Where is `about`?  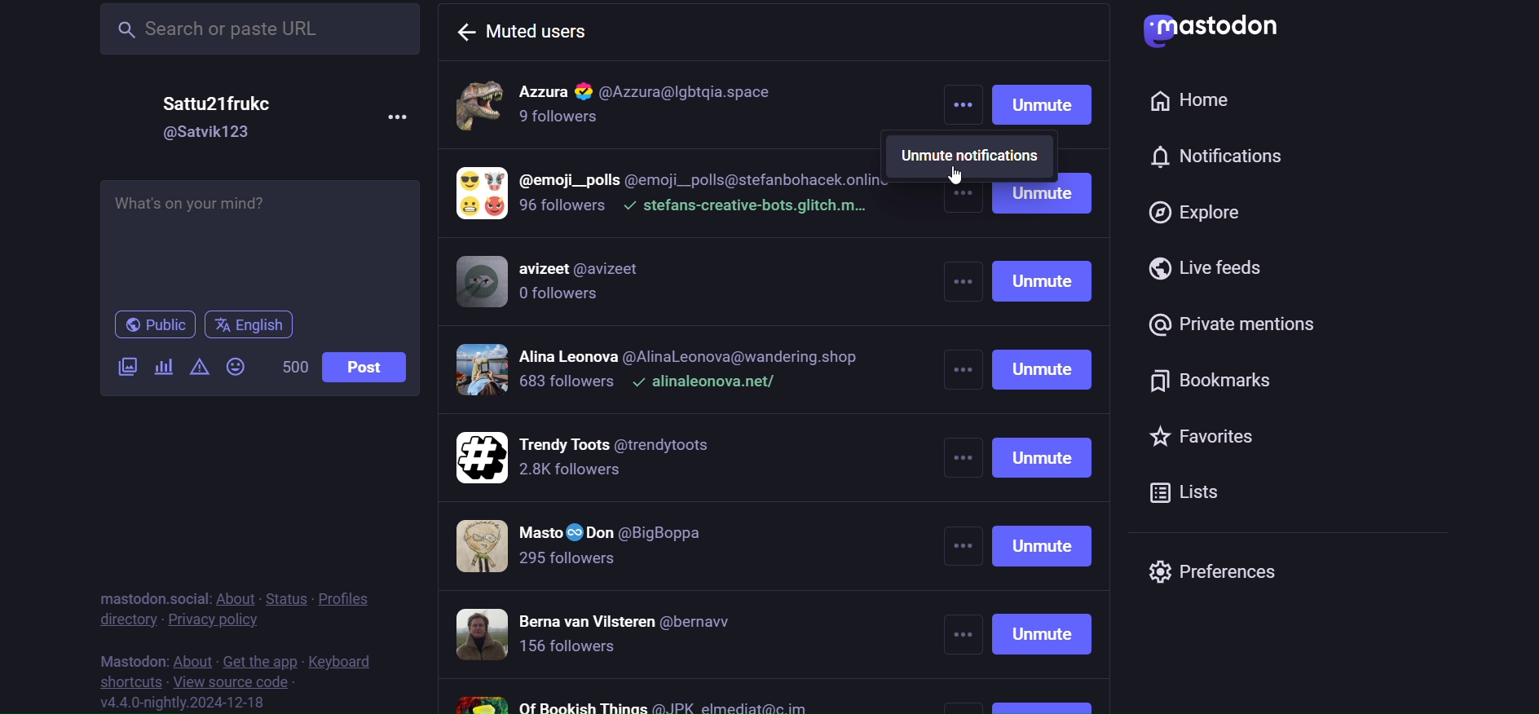 about is located at coordinates (239, 596).